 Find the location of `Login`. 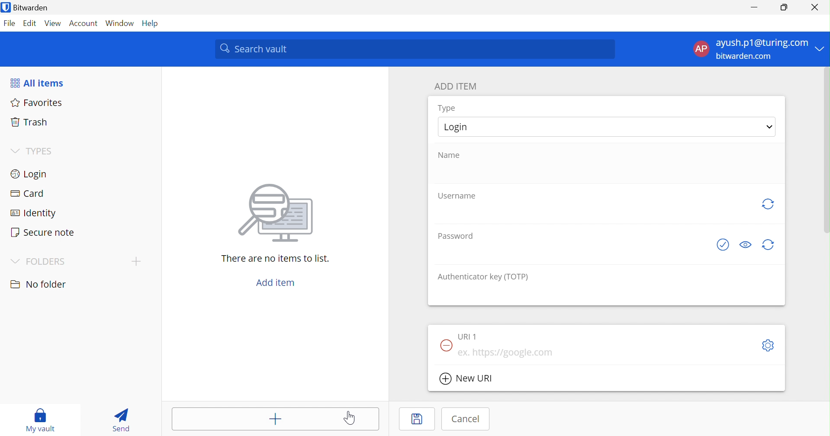

Login is located at coordinates (31, 175).